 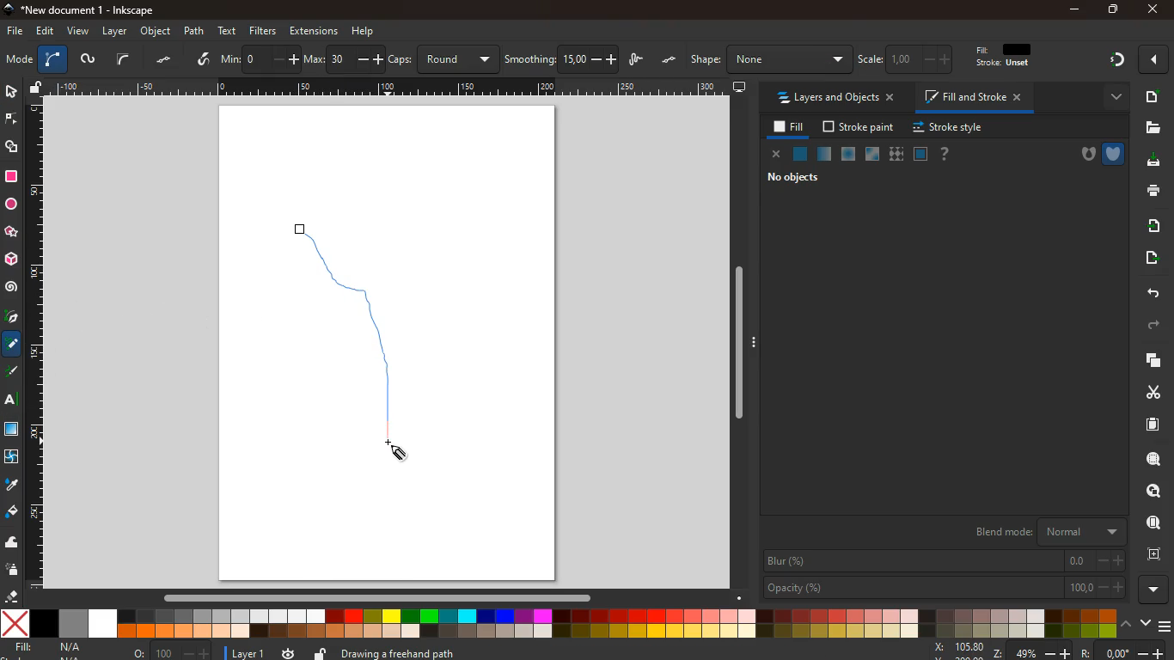 What do you see at coordinates (13, 344) in the screenshot?
I see `pencil took` at bounding box center [13, 344].